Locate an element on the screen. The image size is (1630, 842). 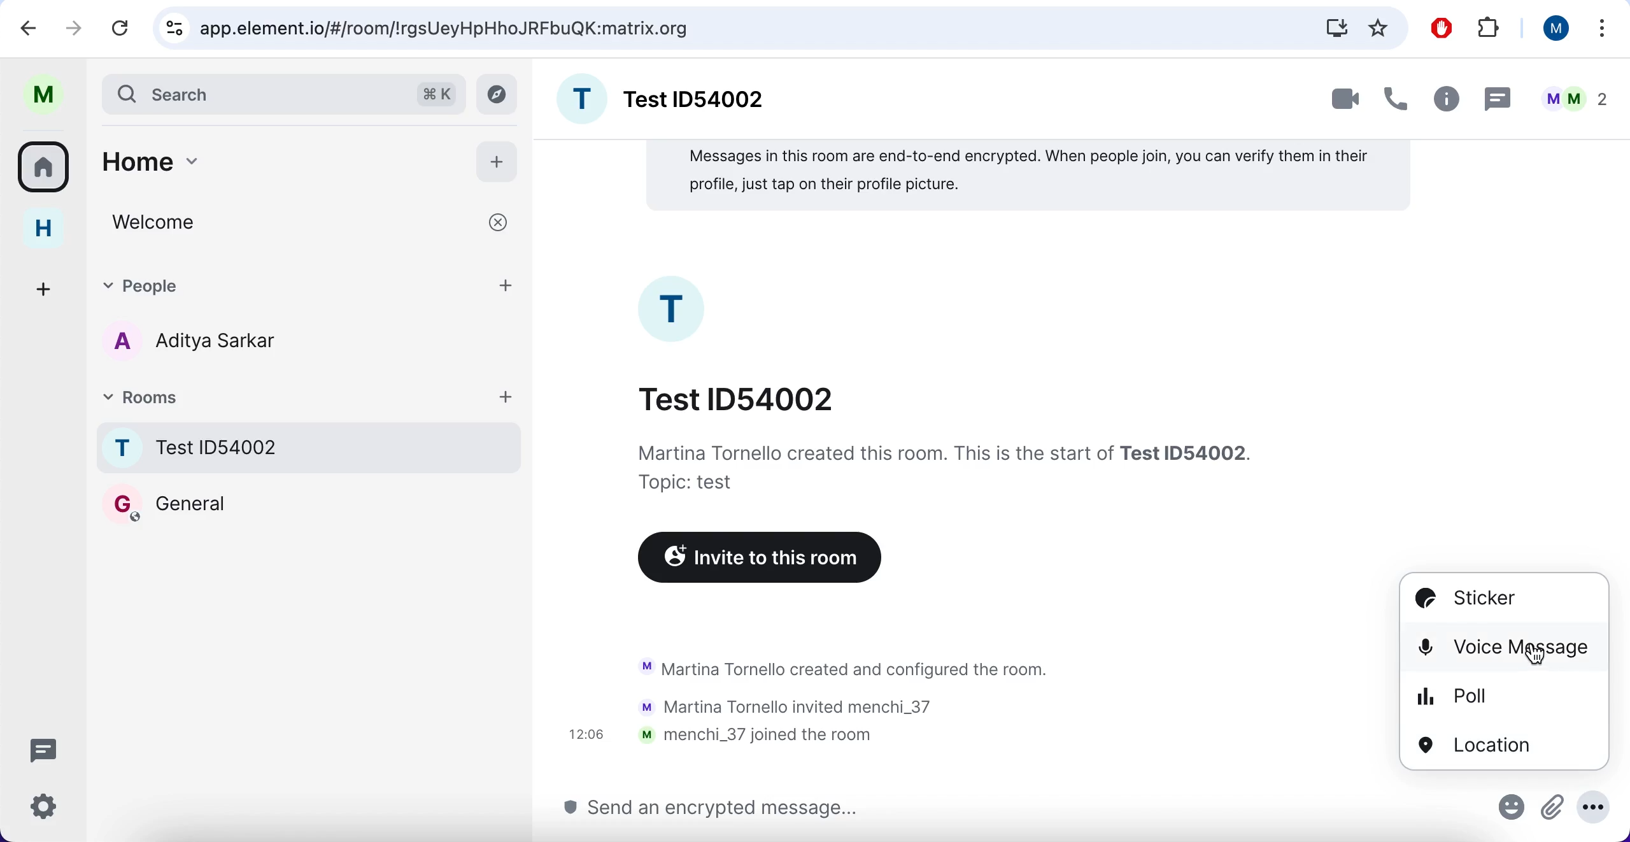
profile picture is located at coordinates (675, 308).